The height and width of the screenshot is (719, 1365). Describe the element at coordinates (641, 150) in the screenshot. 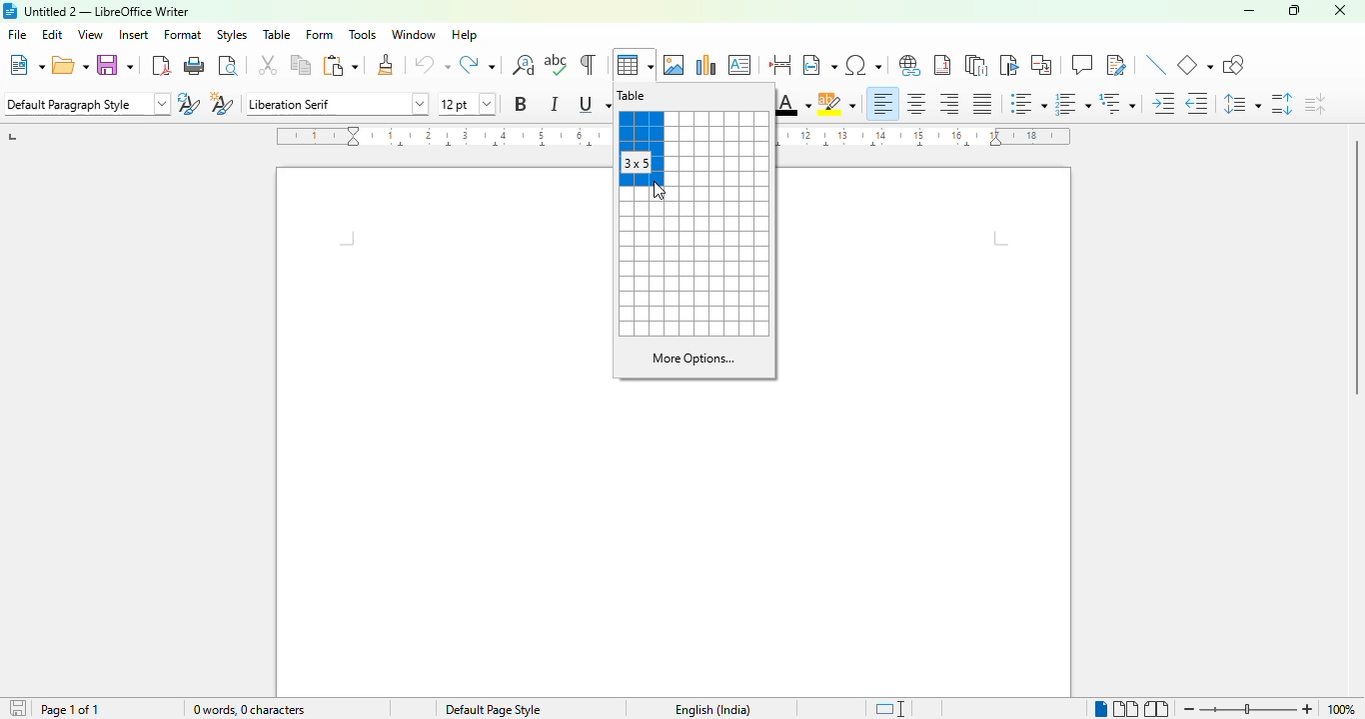

I see `5 rows, 3 columns preview` at that location.